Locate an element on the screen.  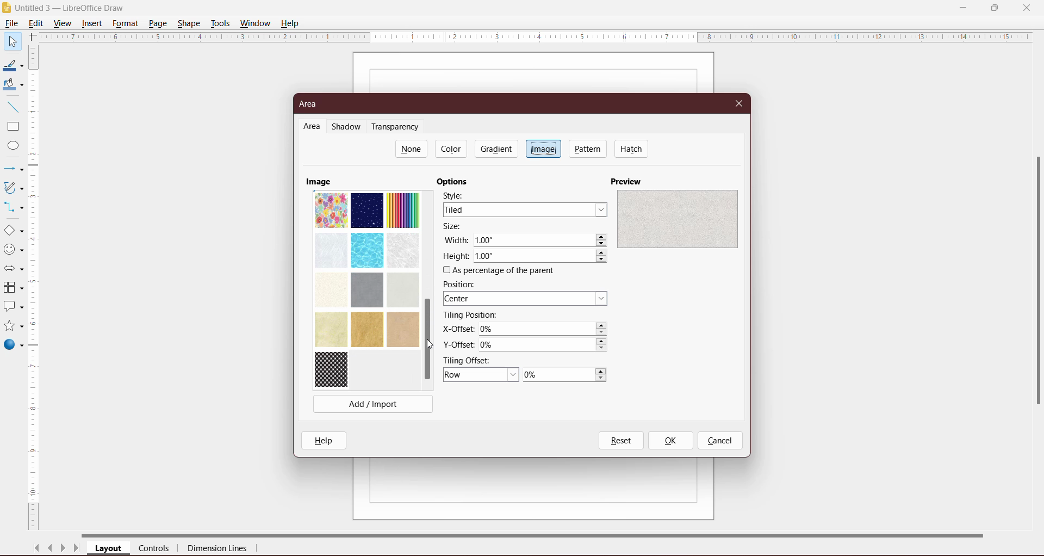
Stars and Banners is located at coordinates (13, 326).